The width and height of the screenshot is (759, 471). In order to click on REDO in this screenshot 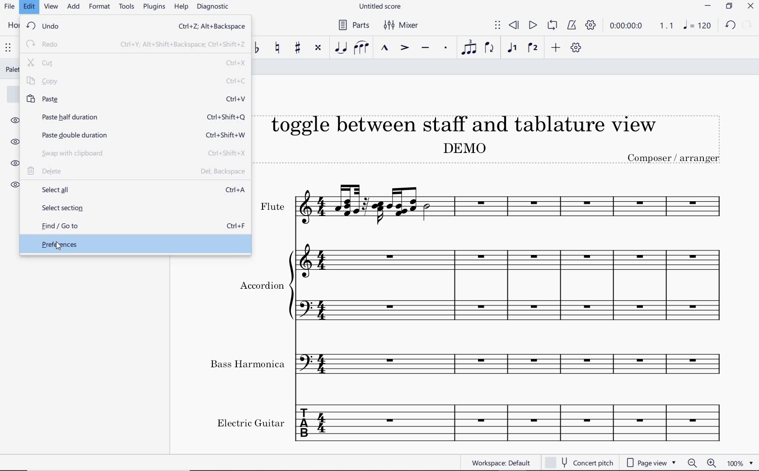, I will do `click(747, 26)`.